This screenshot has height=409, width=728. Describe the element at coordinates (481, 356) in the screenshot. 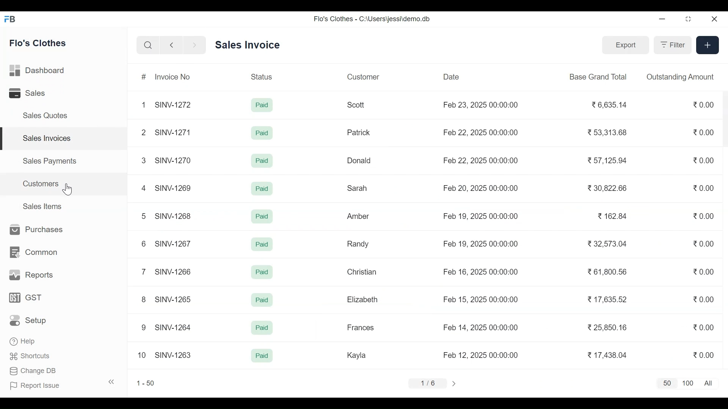

I see `Feb 12, 2025 00:00:00` at that location.